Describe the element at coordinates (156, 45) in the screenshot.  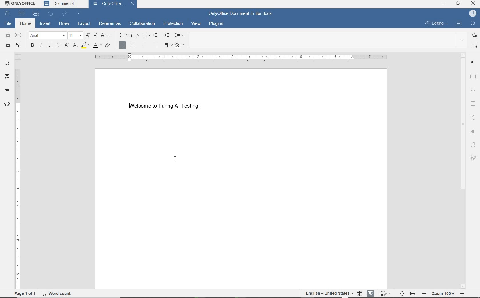
I see `justified` at that location.